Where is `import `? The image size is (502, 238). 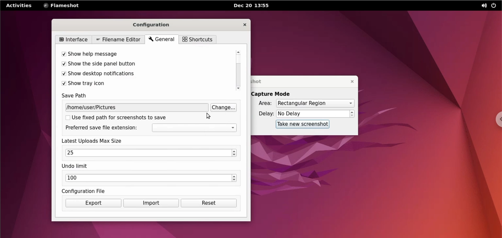 import  is located at coordinates (150, 203).